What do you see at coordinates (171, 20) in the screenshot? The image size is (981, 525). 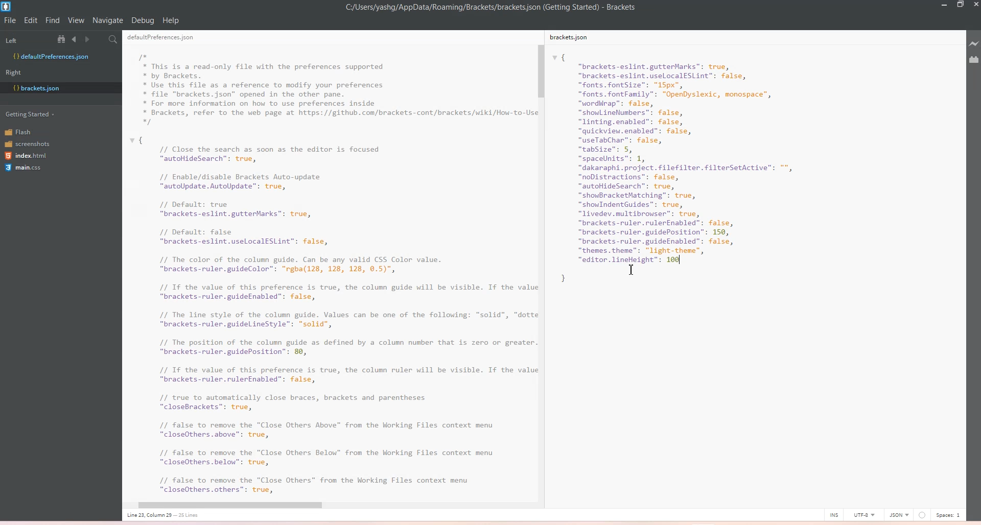 I see `Help` at bounding box center [171, 20].